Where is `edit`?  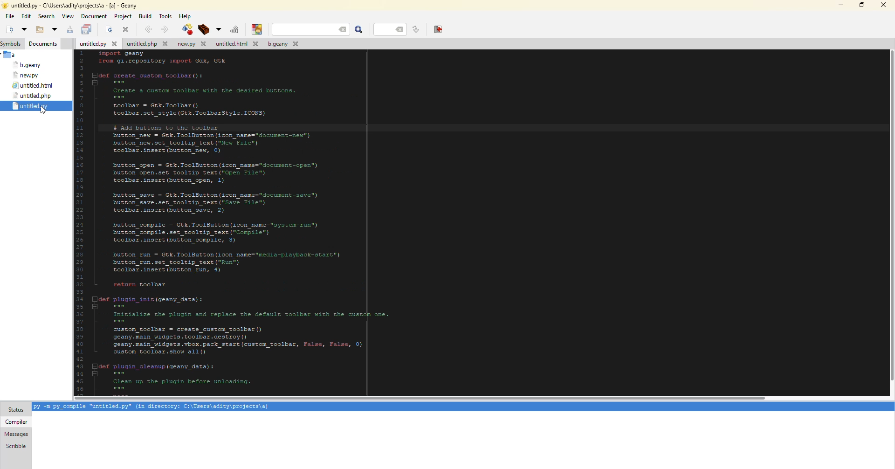
edit is located at coordinates (26, 17).